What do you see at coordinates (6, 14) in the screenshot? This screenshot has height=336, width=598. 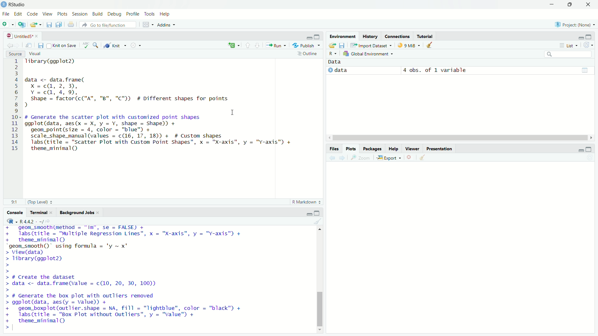 I see `File` at bounding box center [6, 14].